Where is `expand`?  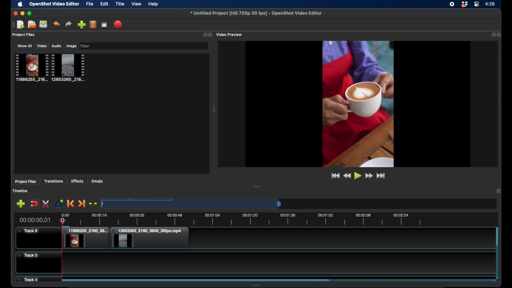 expand is located at coordinates (204, 34).